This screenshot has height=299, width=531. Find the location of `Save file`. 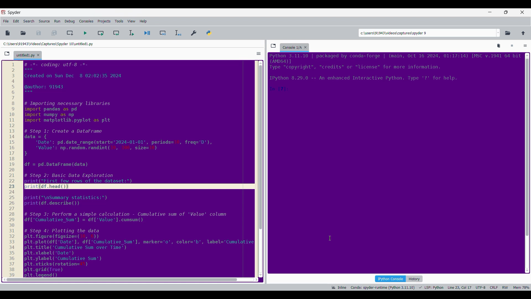

Save file is located at coordinates (39, 33).